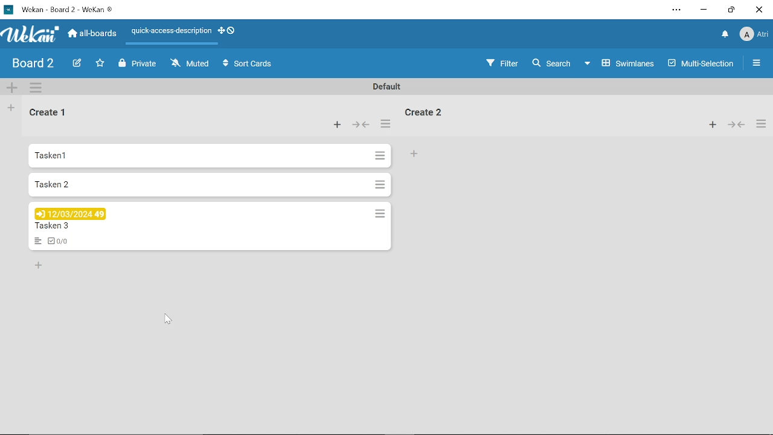 Image resolution: width=773 pixels, height=435 pixels. I want to click on Back/Forward, so click(737, 125).